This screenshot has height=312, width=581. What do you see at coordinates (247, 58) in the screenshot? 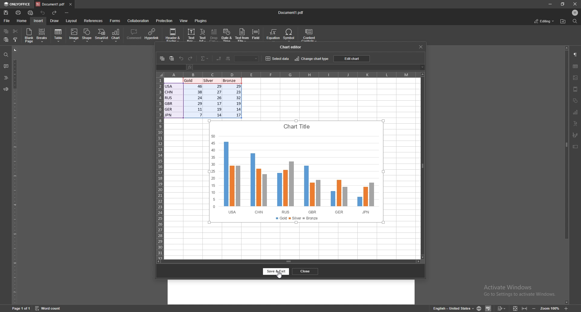
I see `number format` at bounding box center [247, 58].